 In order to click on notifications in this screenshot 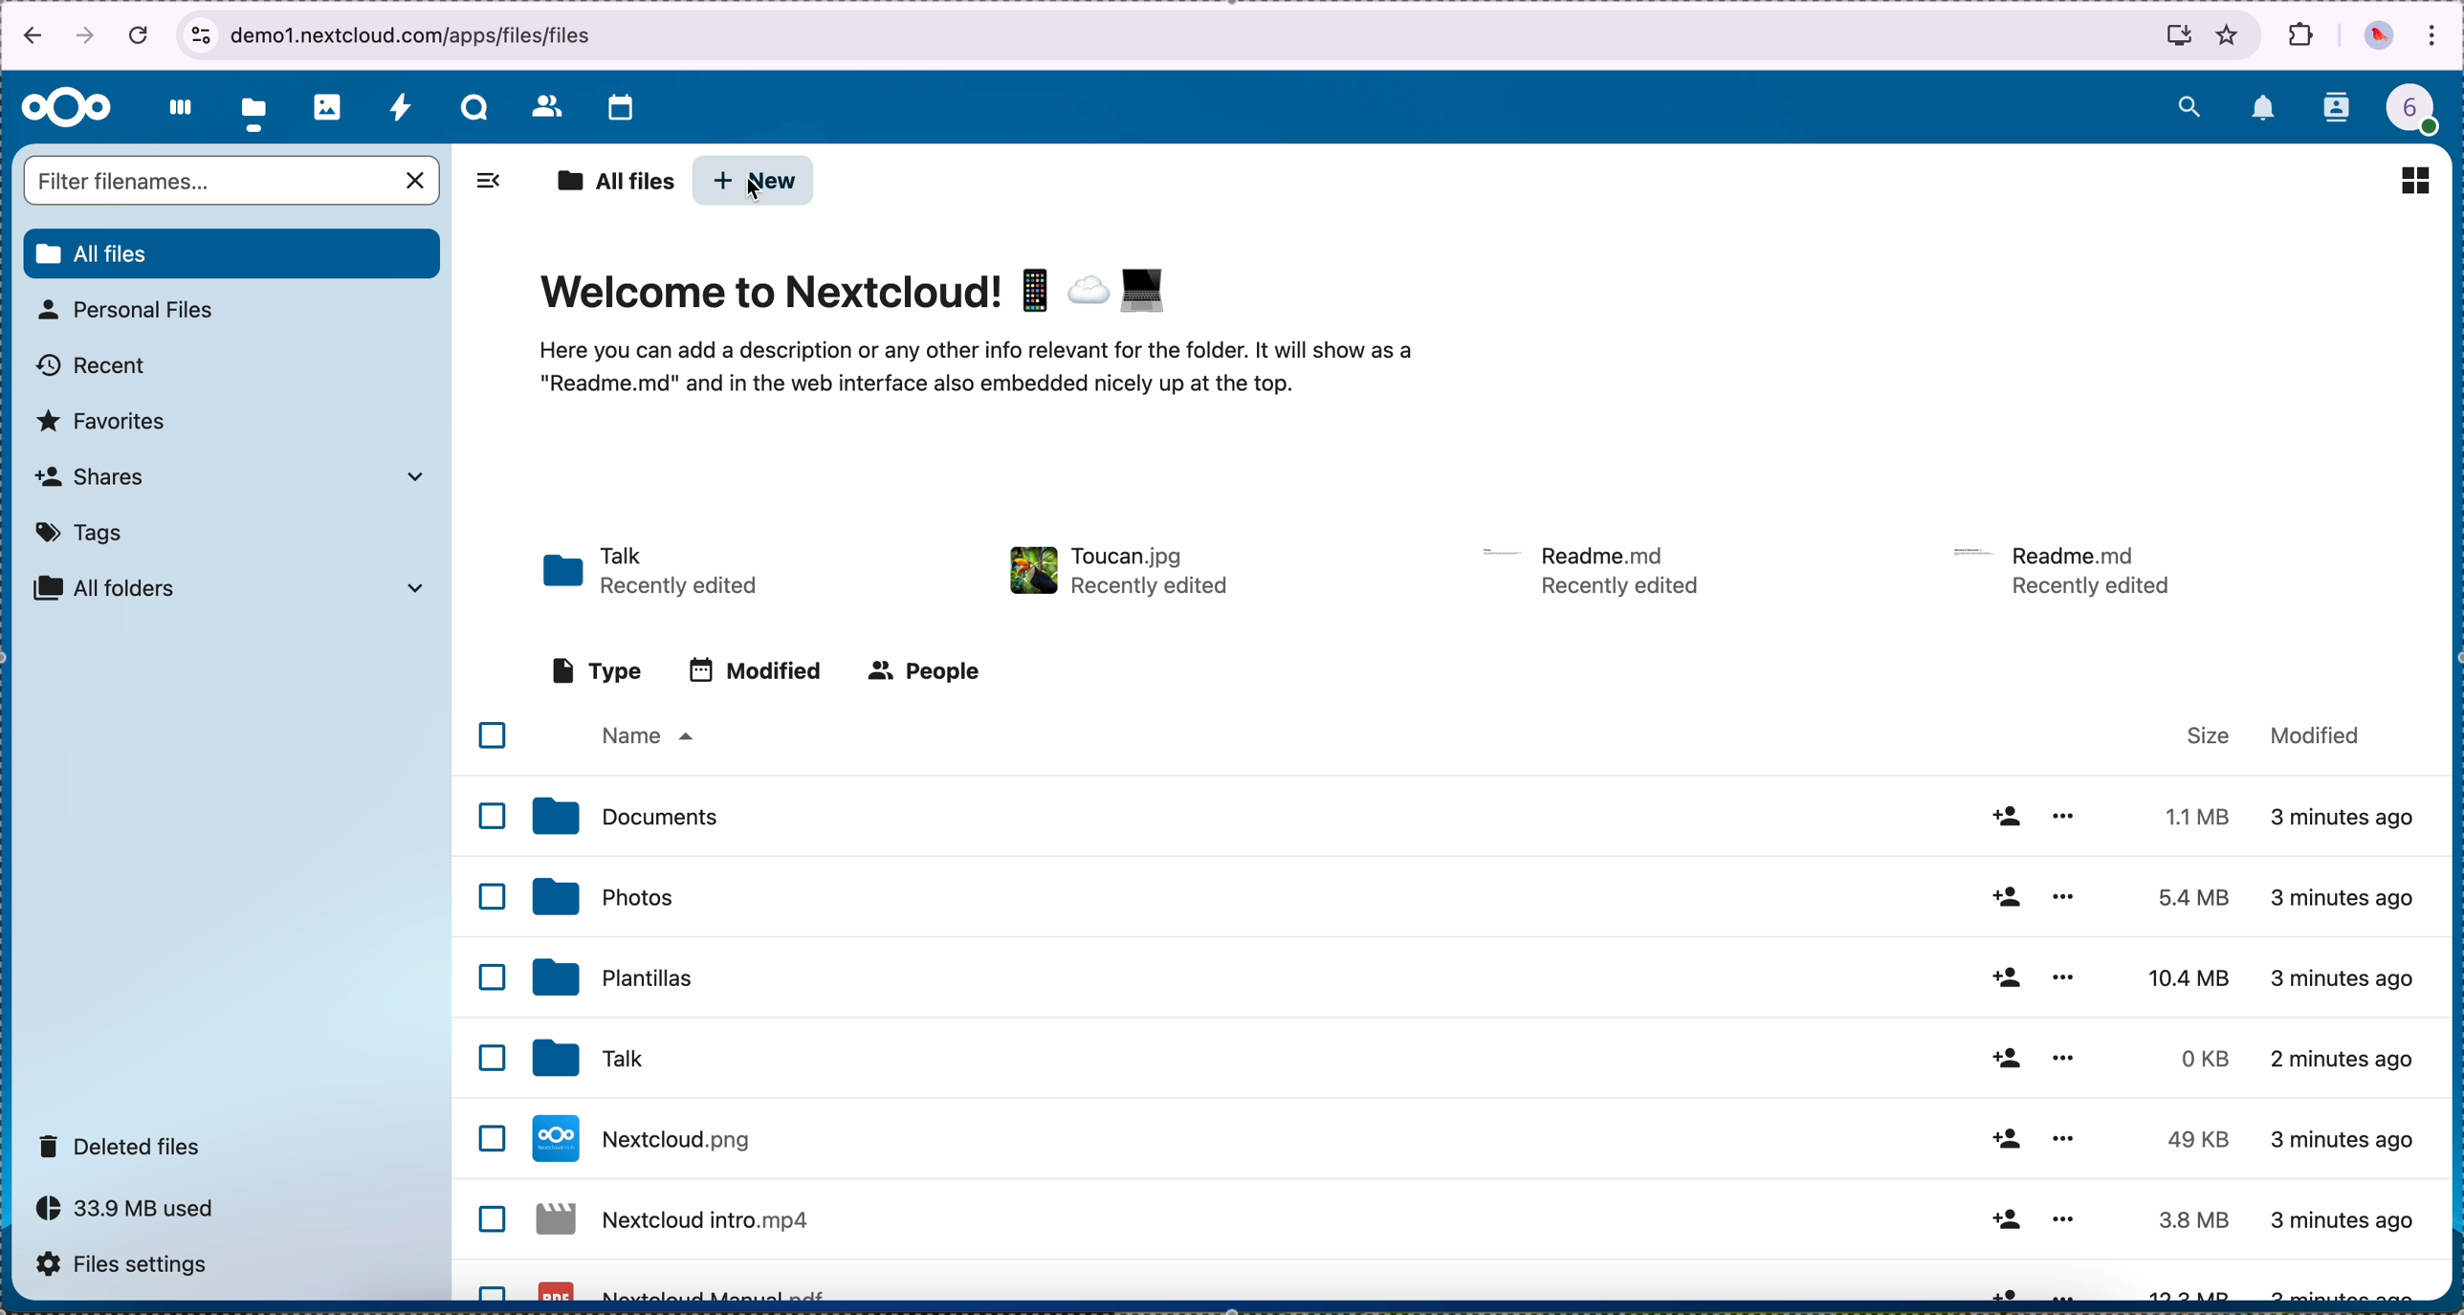, I will do `click(2265, 110)`.